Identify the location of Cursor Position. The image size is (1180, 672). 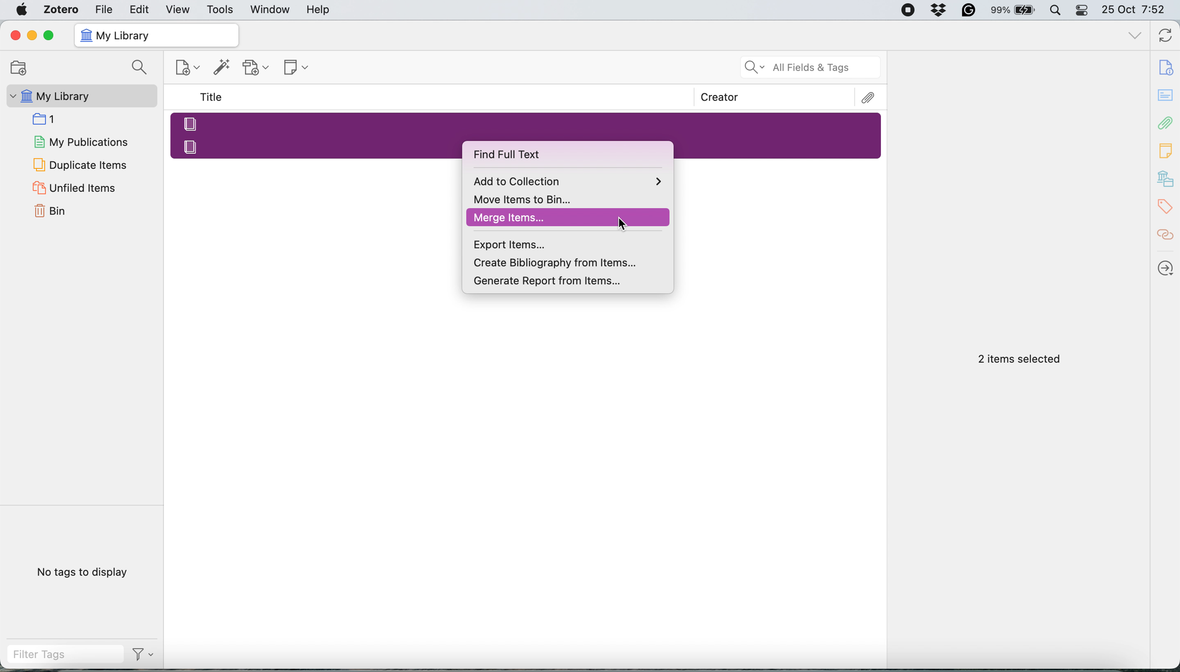
(623, 223).